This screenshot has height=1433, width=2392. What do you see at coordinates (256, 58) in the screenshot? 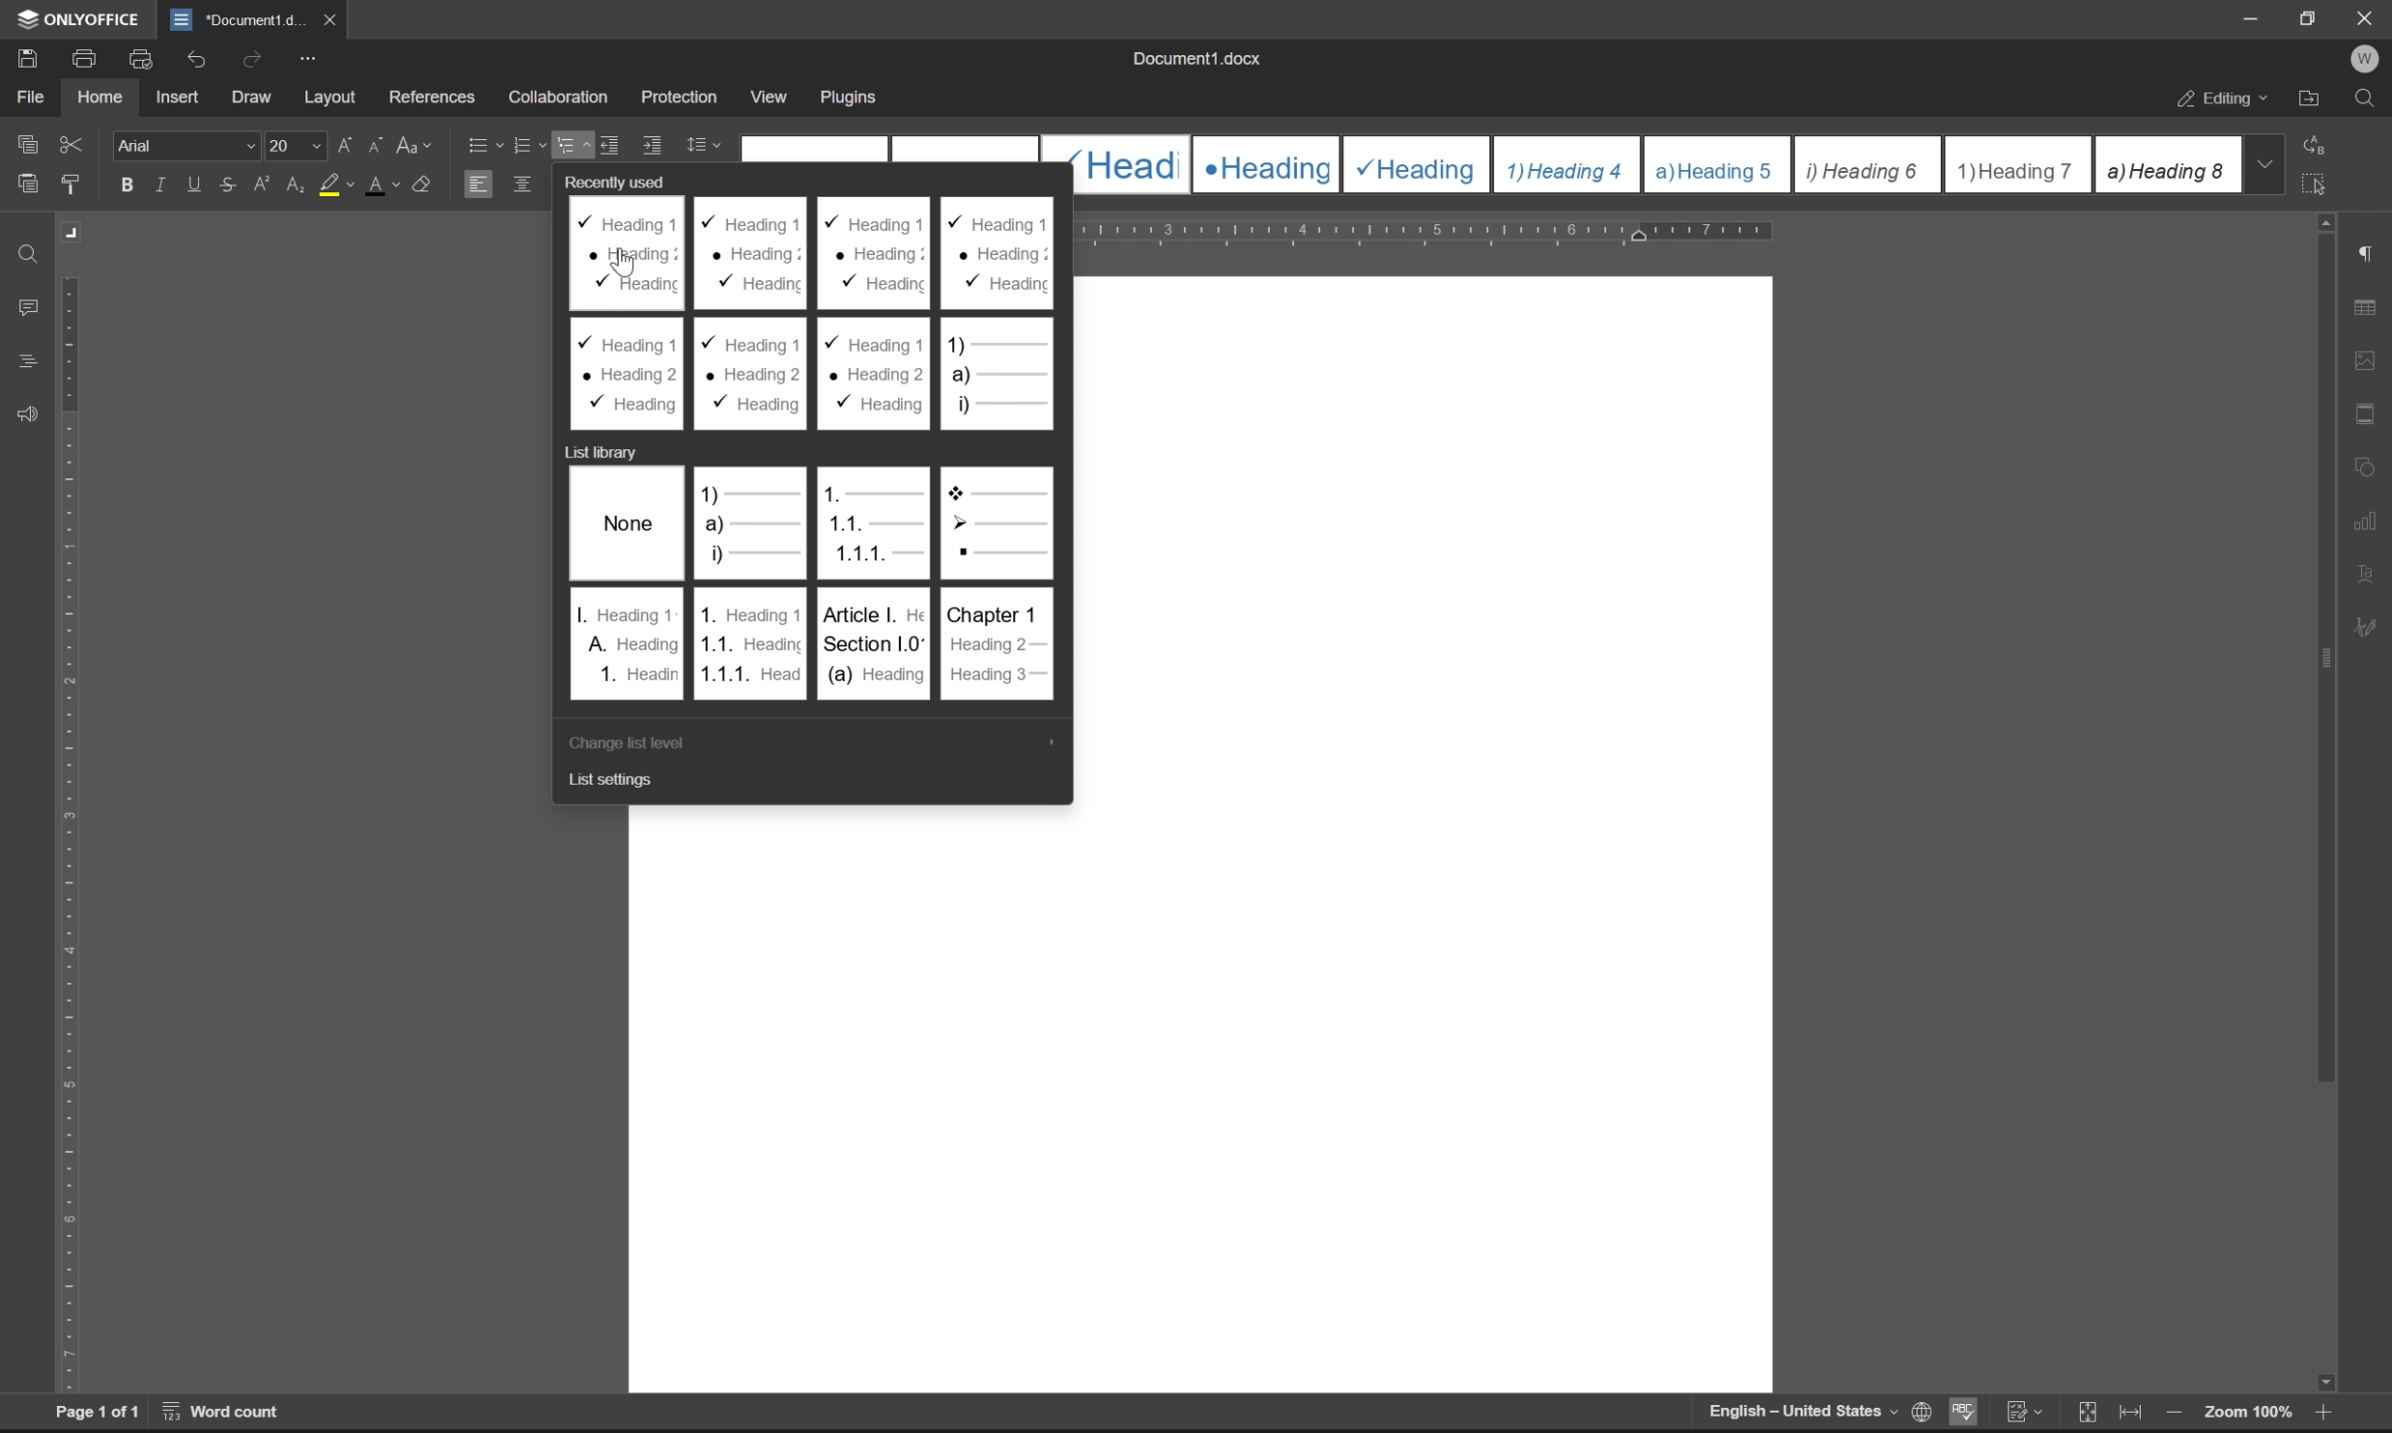
I see `redo` at bounding box center [256, 58].